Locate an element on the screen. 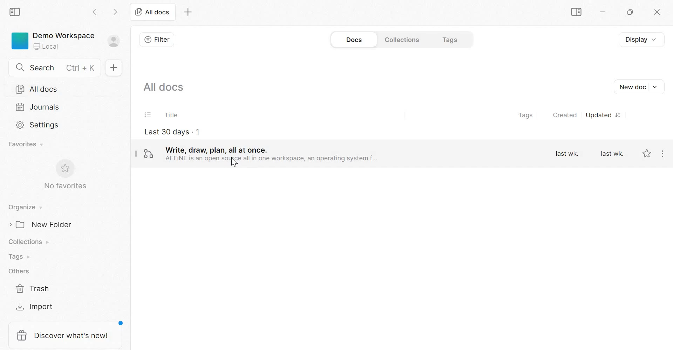  Search Ctrl+K is located at coordinates (56, 66).